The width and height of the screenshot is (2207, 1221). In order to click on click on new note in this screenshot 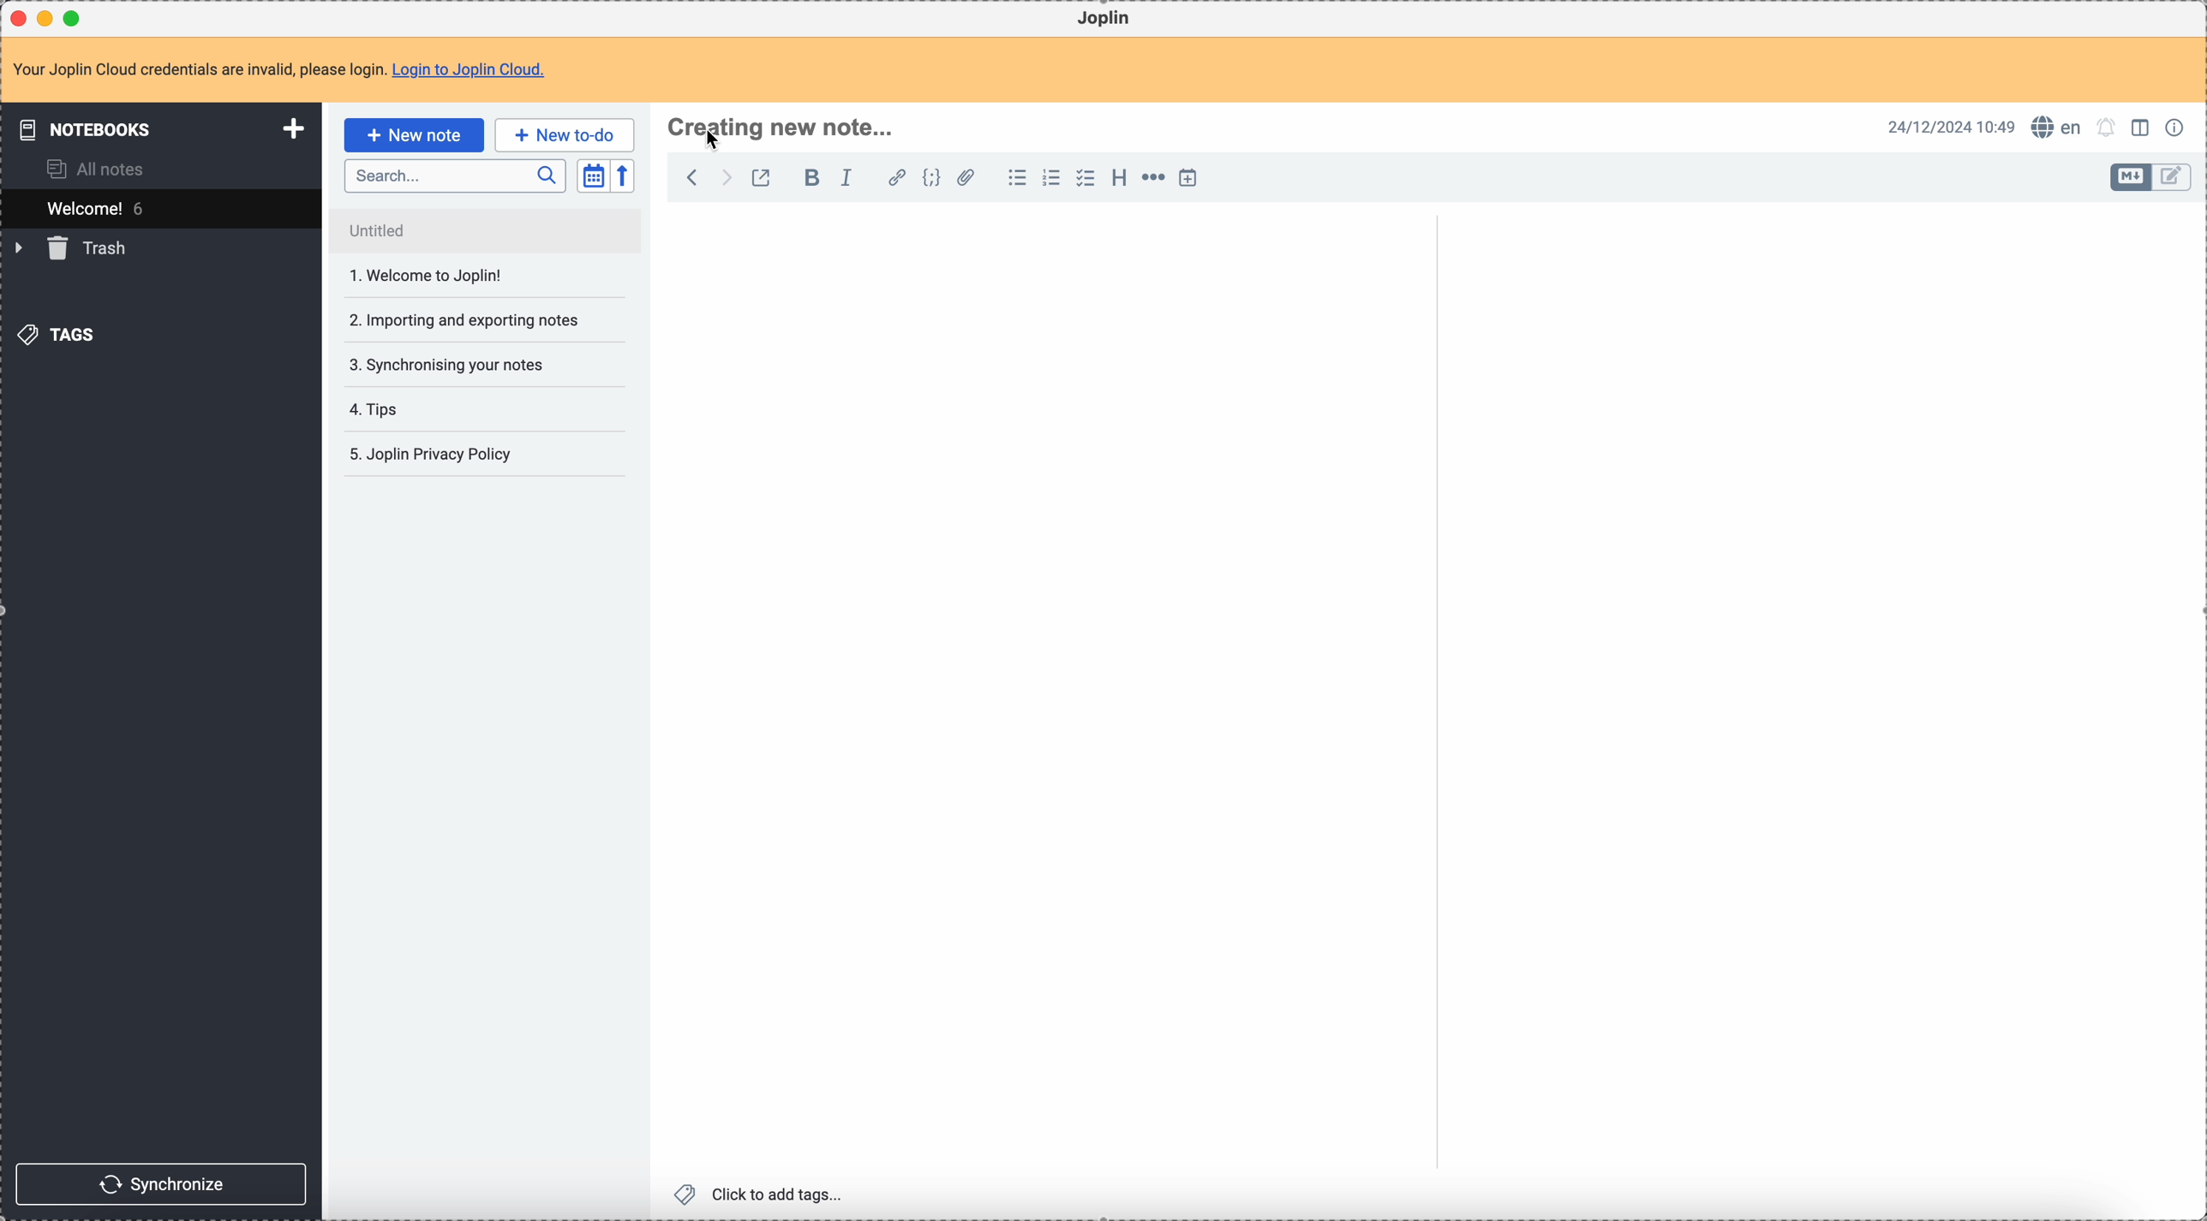, I will do `click(413, 135)`.